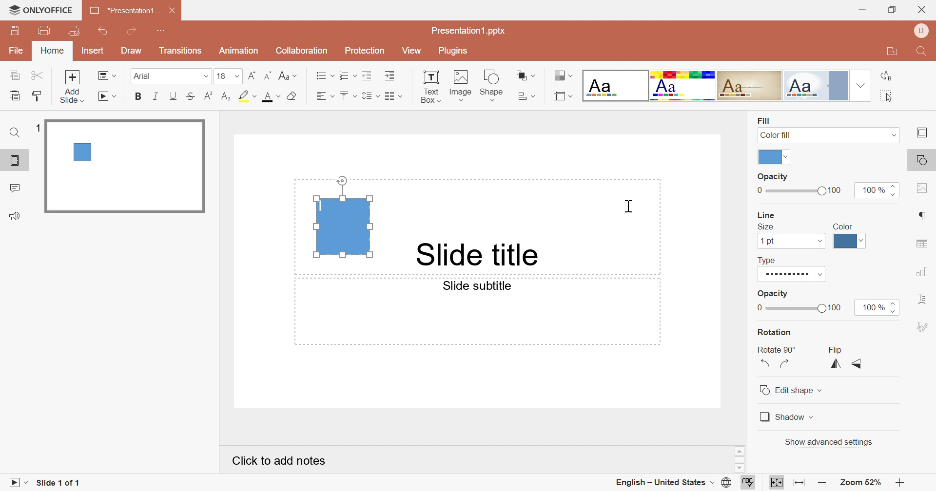 This screenshot has height=491, width=936. What do you see at coordinates (35, 96) in the screenshot?
I see `Copy Style` at bounding box center [35, 96].